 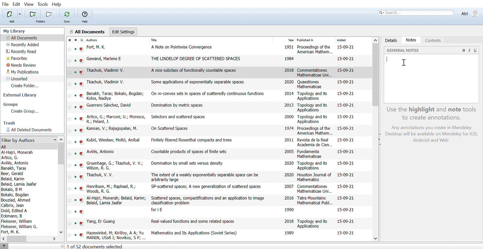 What do you see at coordinates (110, 105) in the screenshot?
I see `Guerrero Sanchez, David` at bounding box center [110, 105].